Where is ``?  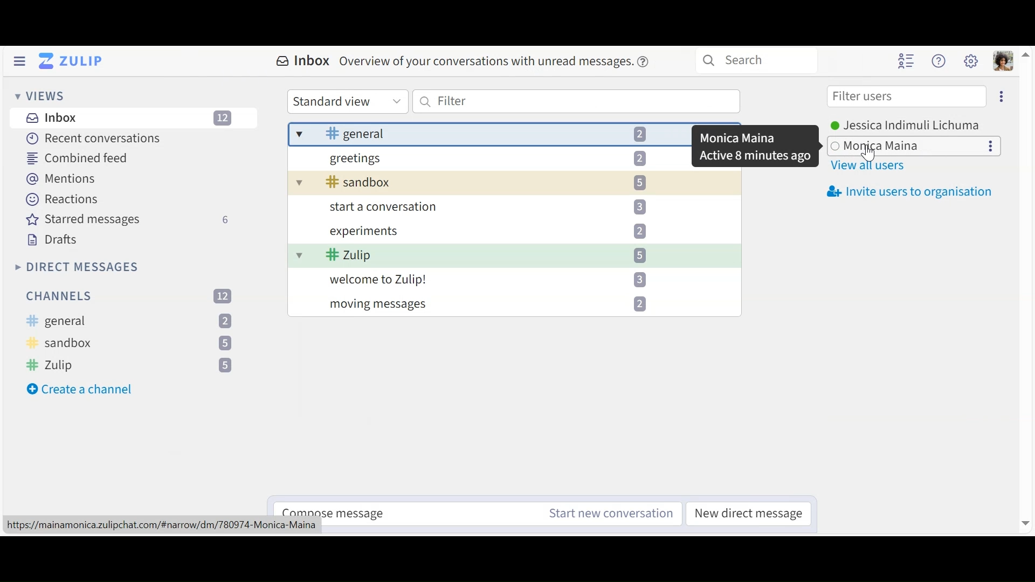  is located at coordinates (916, 147).